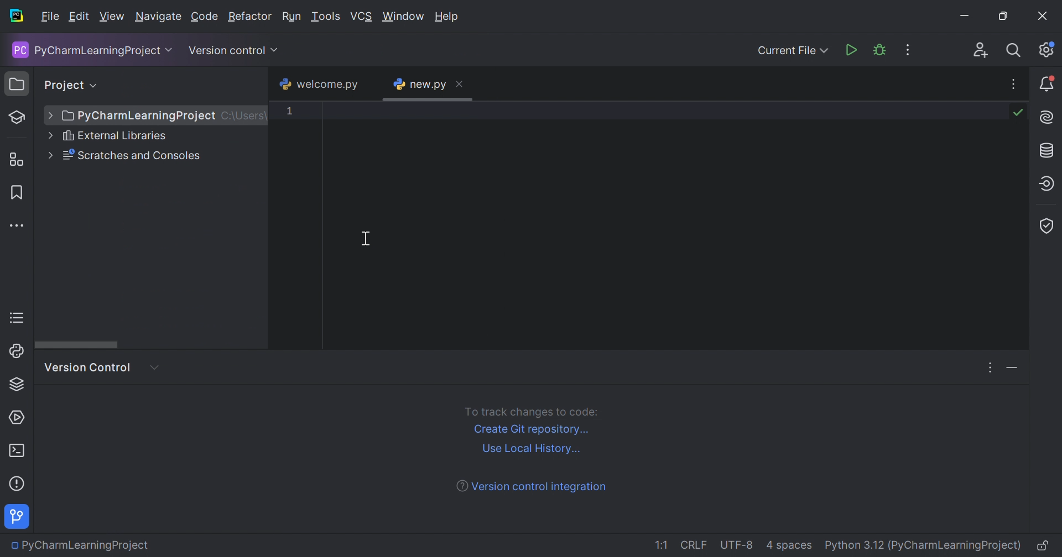  Describe the element at coordinates (1047, 83) in the screenshot. I see `Updates available` at that location.